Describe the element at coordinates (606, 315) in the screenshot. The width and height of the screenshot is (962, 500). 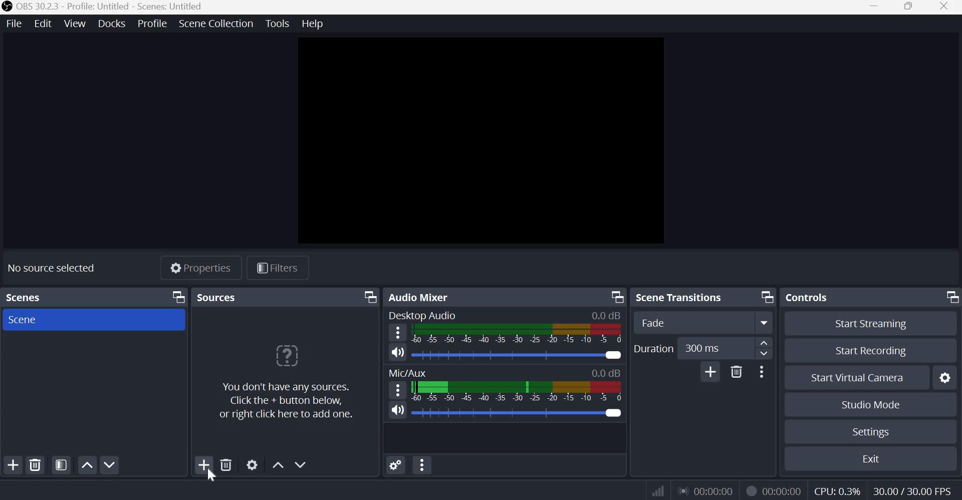
I see `Audio Level Indicator` at that location.